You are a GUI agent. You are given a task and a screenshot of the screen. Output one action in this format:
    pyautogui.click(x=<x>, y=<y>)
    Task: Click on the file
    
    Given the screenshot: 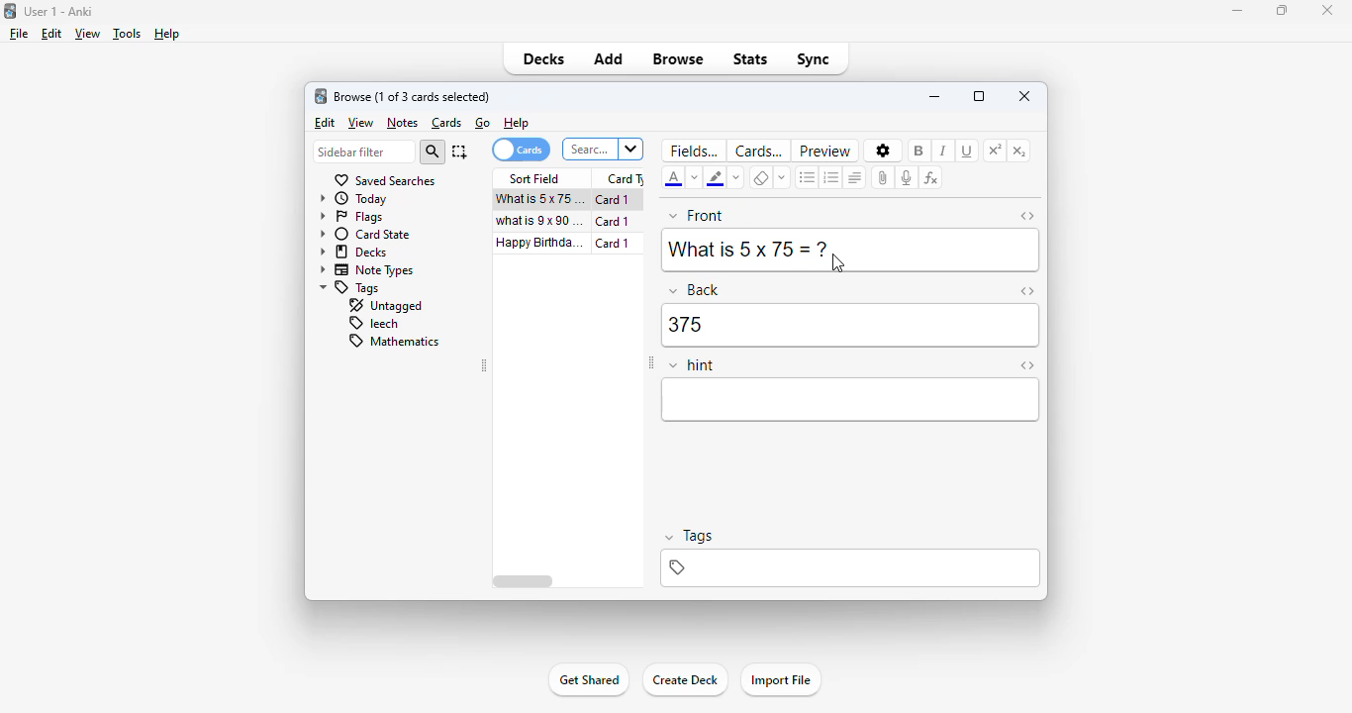 What is the action you would take?
    pyautogui.click(x=20, y=34)
    